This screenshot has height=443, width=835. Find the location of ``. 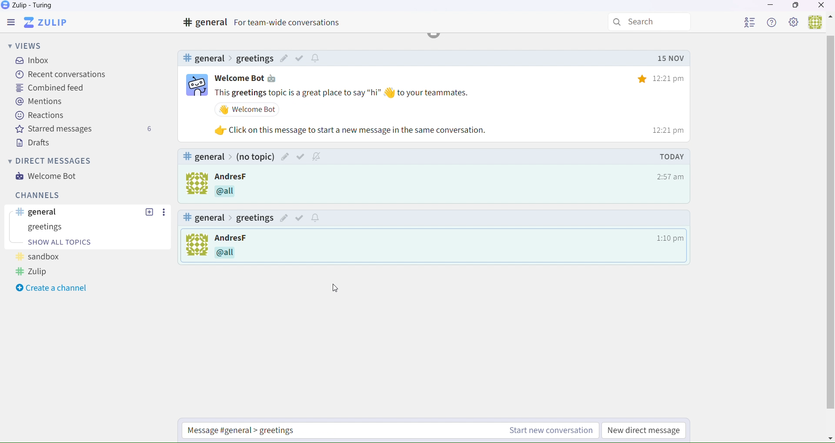

 is located at coordinates (249, 109).